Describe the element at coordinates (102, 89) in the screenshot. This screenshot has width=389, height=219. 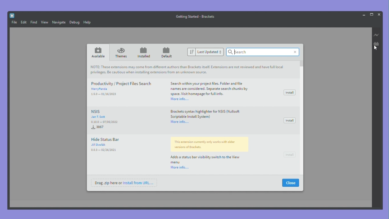
I see `MerryPanda` at that location.